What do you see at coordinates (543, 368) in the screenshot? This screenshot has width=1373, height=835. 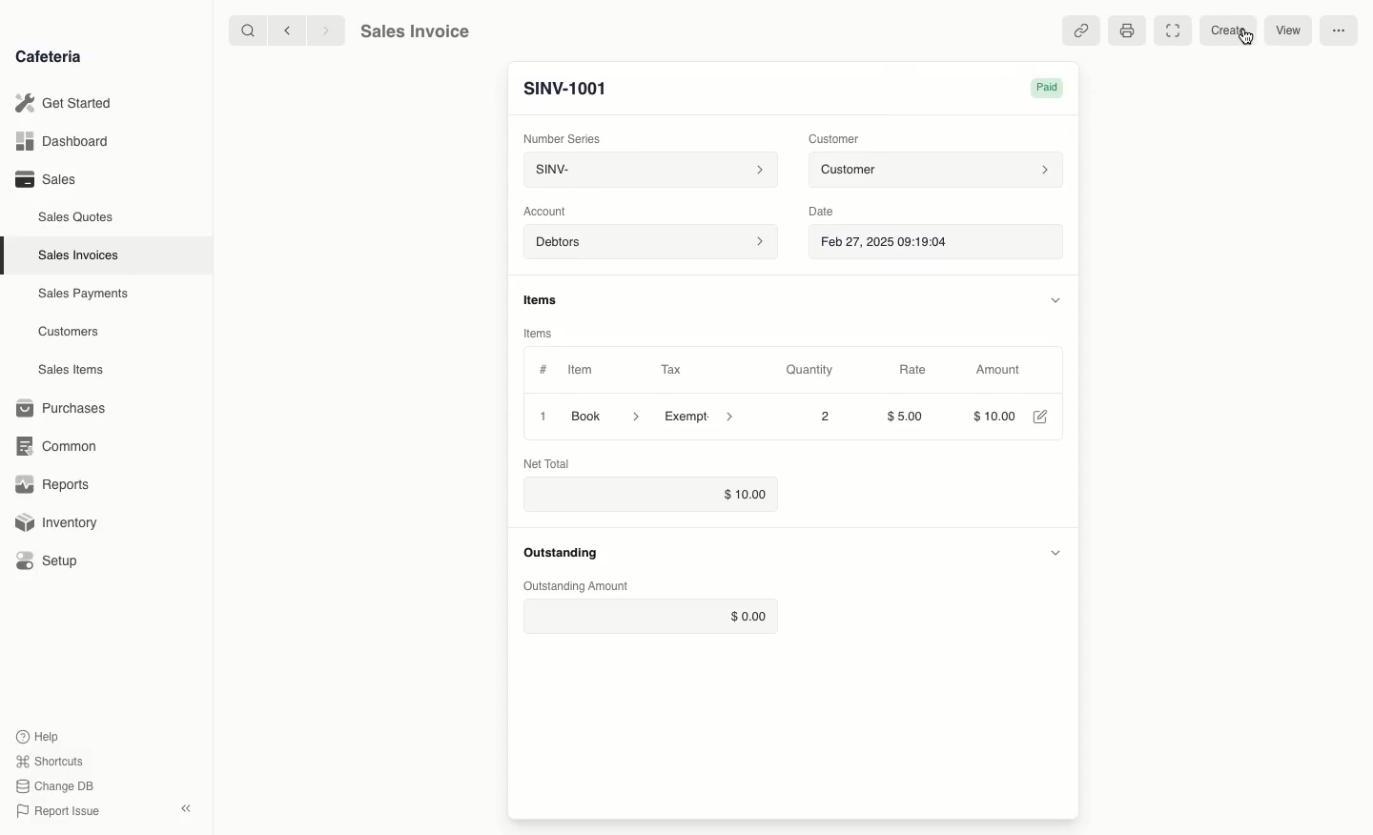 I see `#` at bounding box center [543, 368].